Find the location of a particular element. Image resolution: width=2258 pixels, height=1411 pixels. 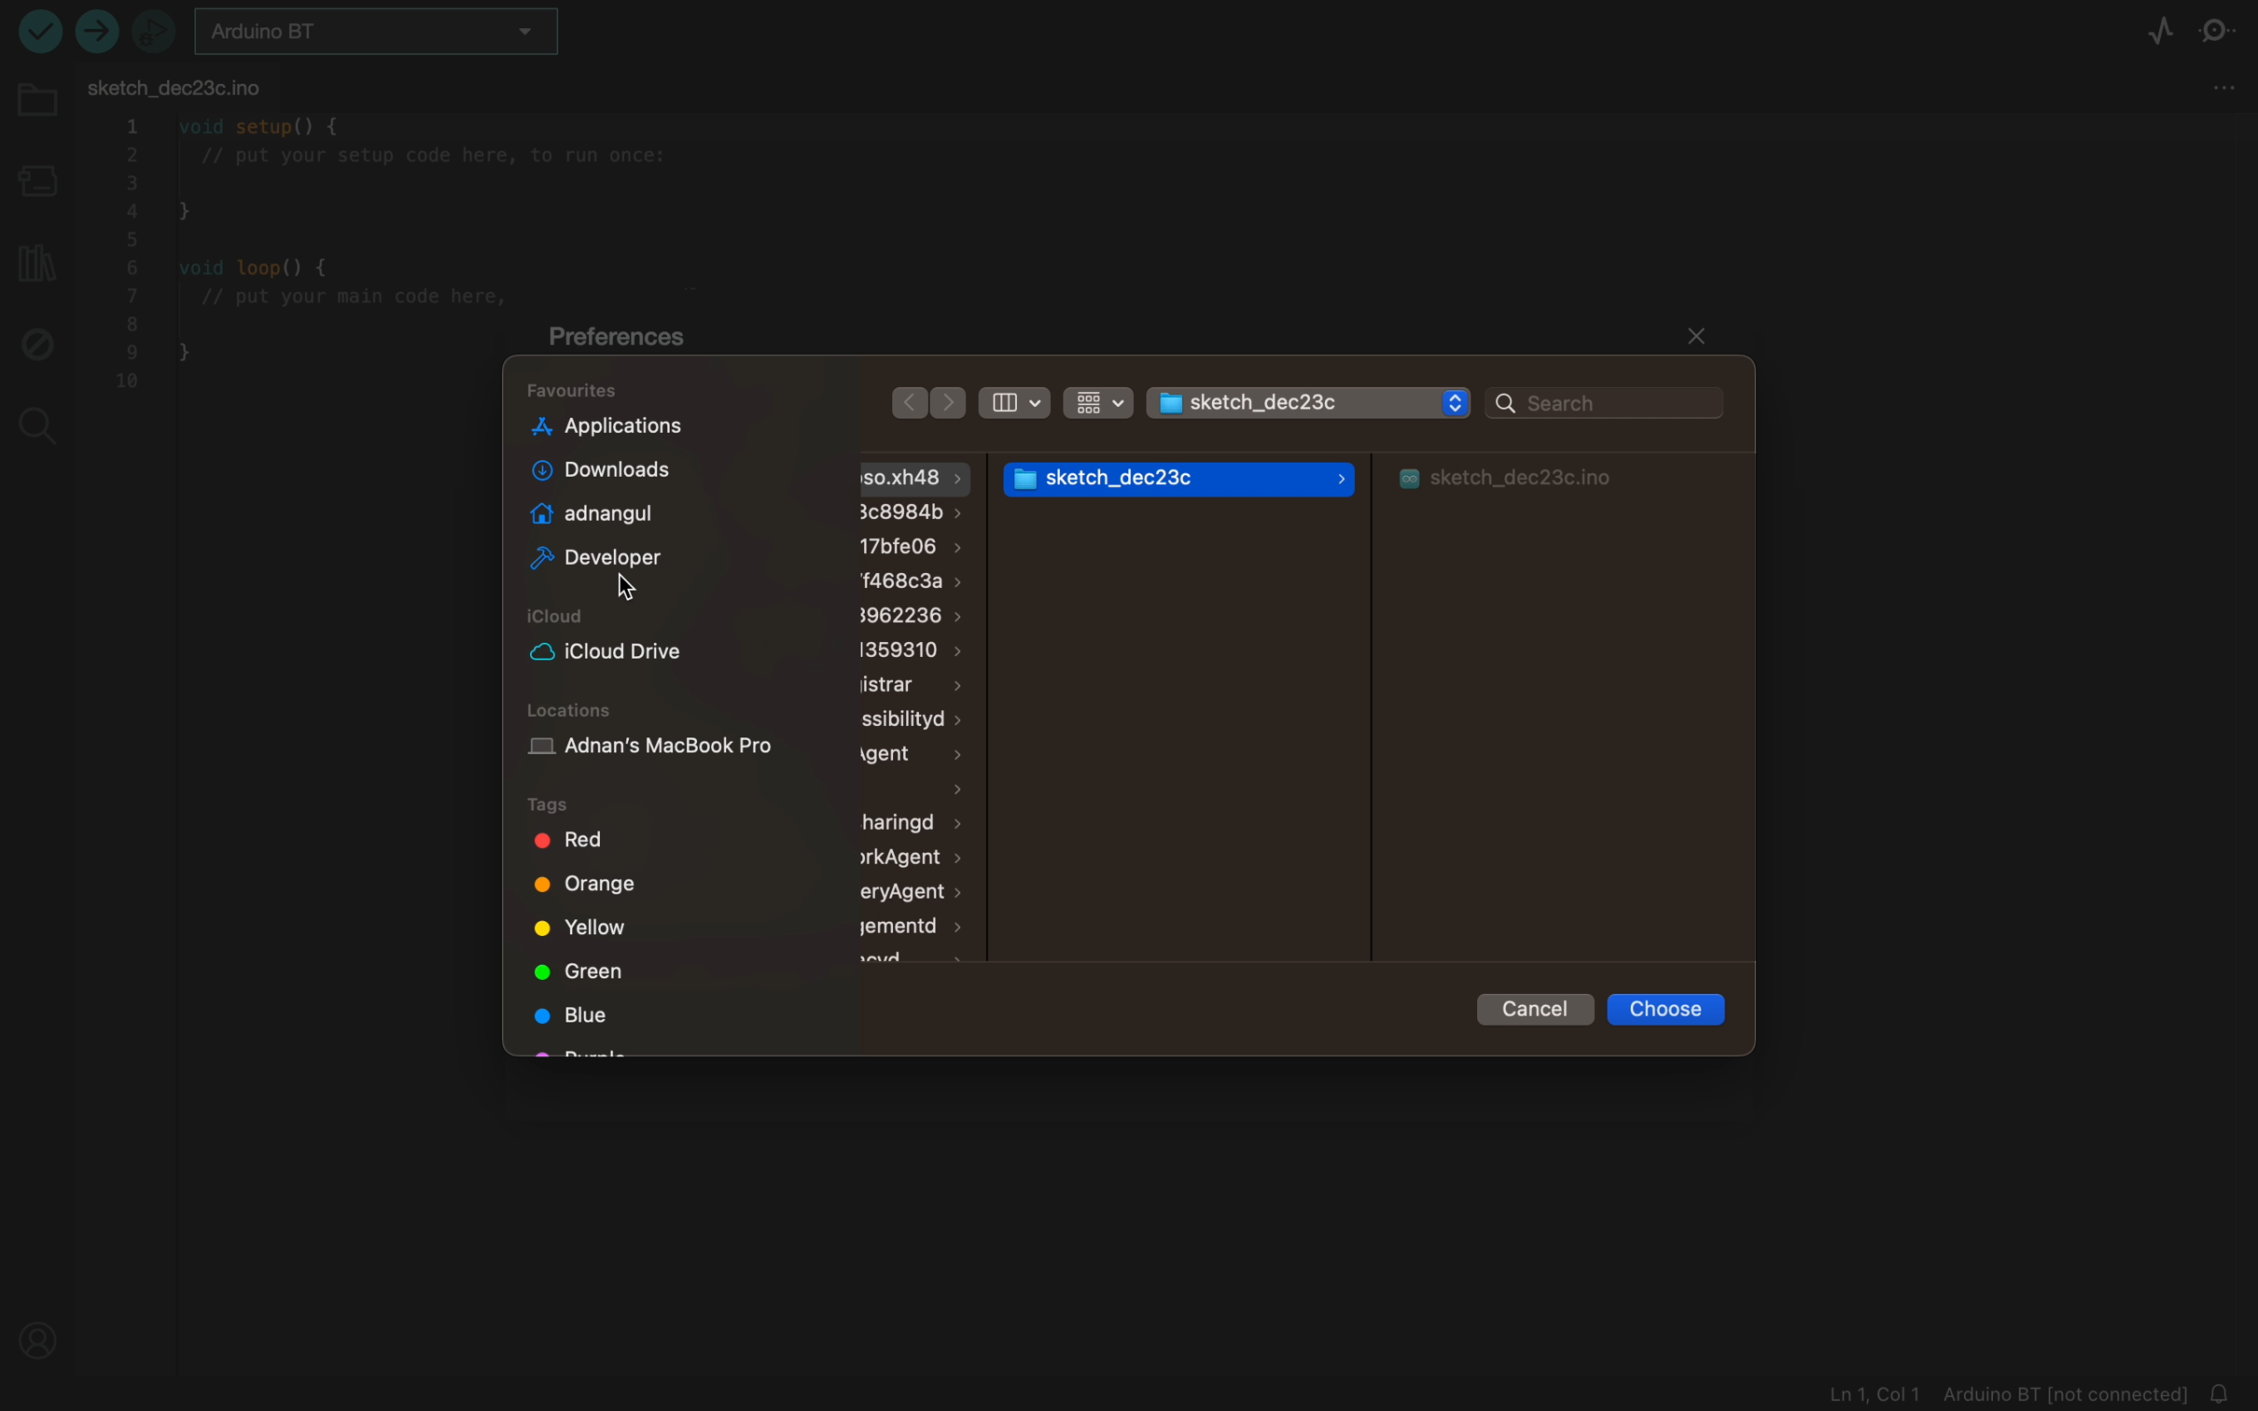

close is located at coordinates (1695, 339).